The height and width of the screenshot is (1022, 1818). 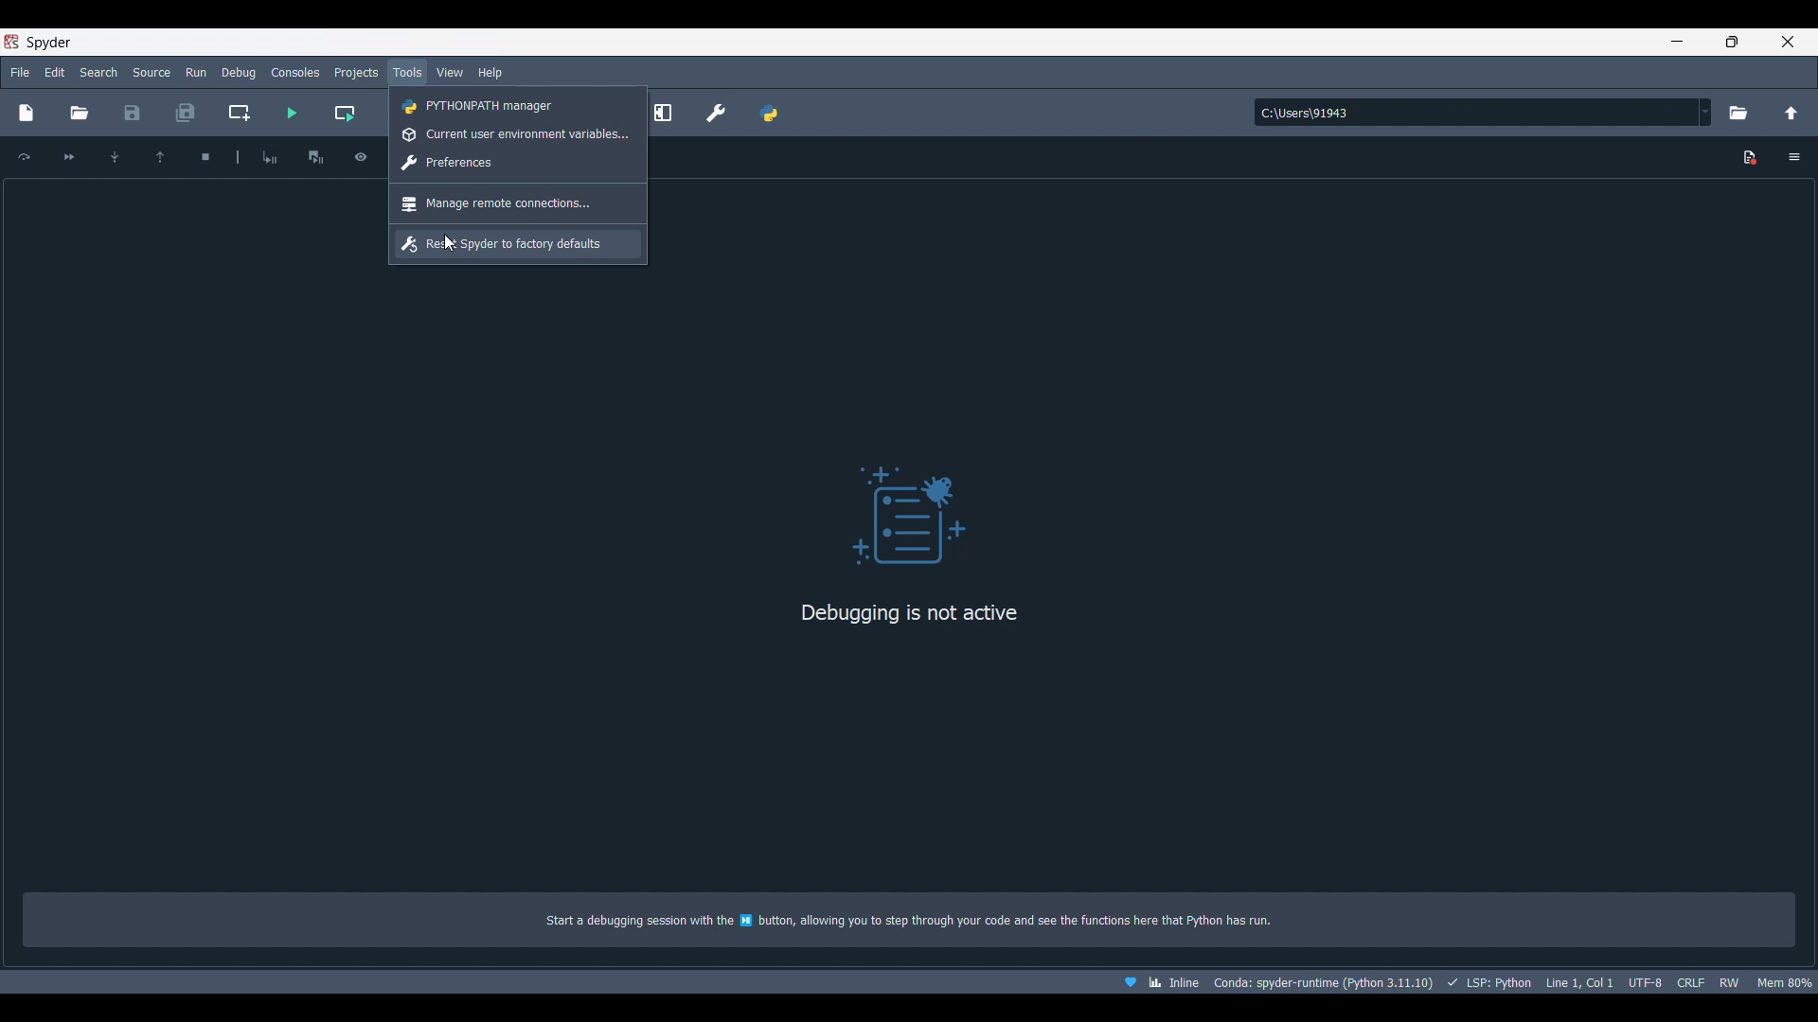 What do you see at coordinates (1732, 42) in the screenshot?
I see `Show in smaller tab` at bounding box center [1732, 42].